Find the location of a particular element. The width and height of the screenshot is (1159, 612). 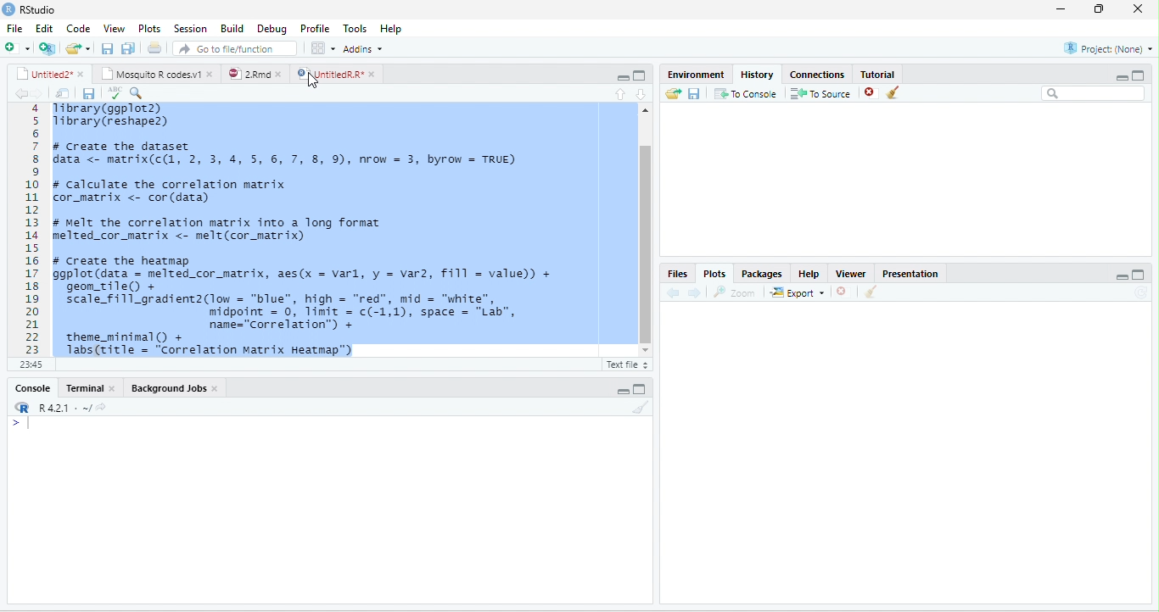

save is located at coordinates (693, 93).